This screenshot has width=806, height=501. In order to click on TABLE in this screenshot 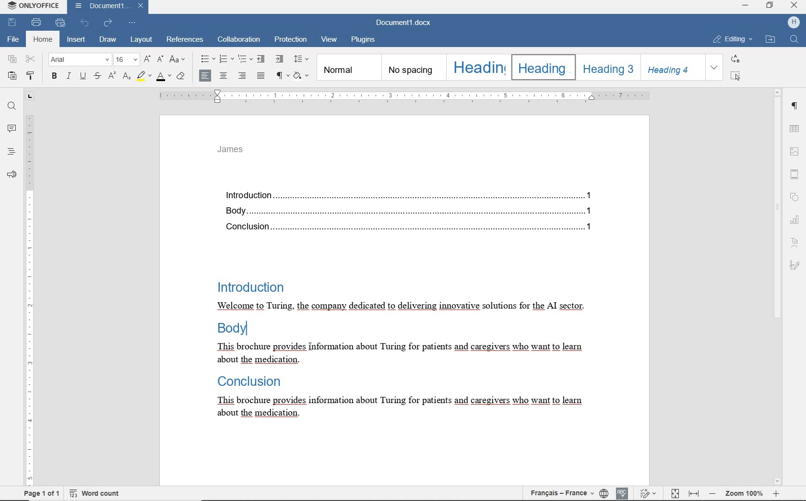, I will do `click(795, 128)`.